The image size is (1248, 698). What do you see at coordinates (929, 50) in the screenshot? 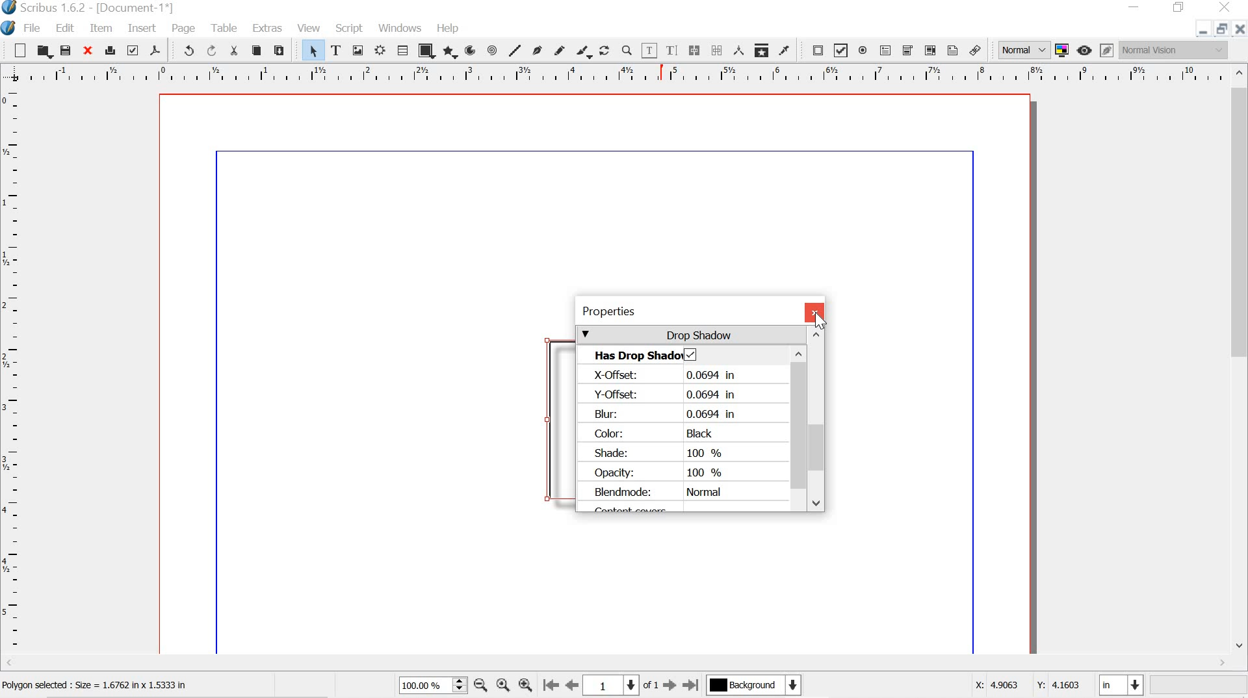
I see `pdf list box` at bounding box center [929, 50].